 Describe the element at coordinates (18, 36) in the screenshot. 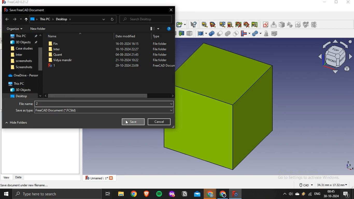

I see `this pc` at that location.